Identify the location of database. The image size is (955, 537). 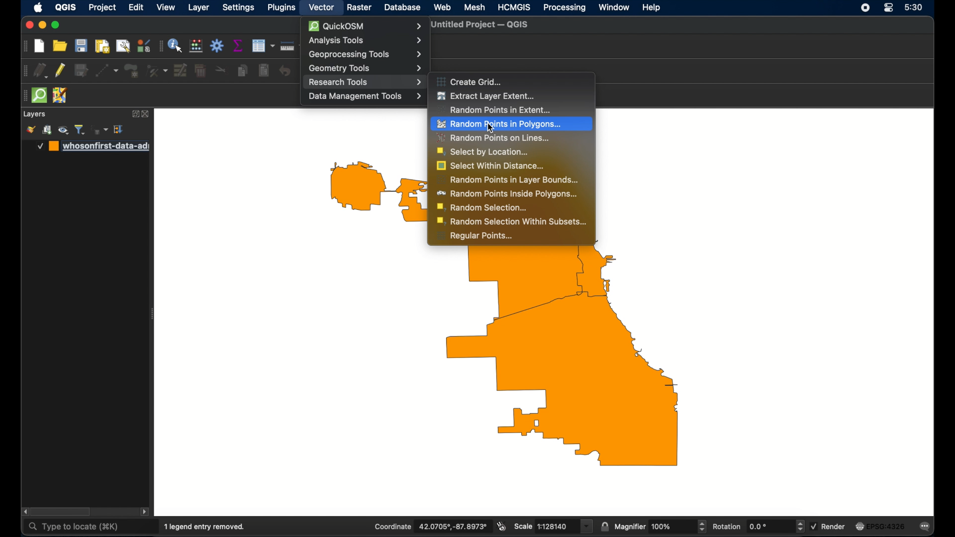
(402, 7).